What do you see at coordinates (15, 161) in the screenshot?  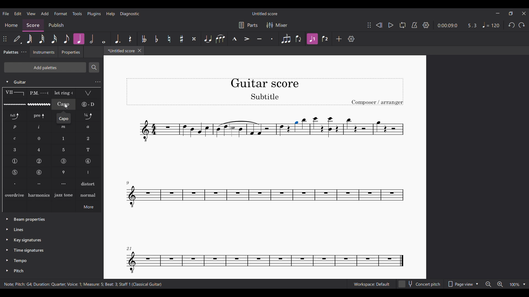 I see `String number 1` at bounding box center [15, 161].